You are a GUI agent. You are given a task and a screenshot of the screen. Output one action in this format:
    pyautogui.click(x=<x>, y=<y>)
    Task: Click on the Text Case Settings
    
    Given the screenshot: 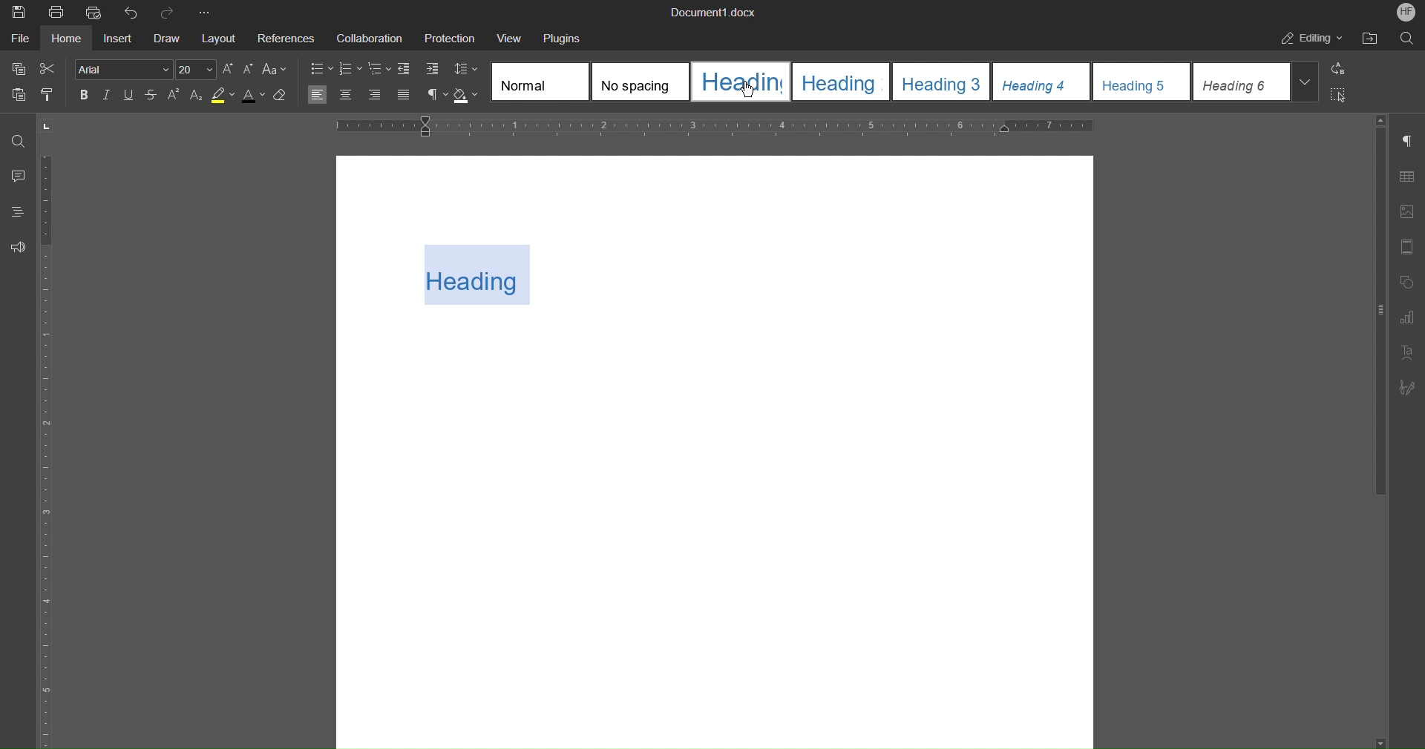 What is the action you would take?
    pyautogui.click(x=275, y=70)
    